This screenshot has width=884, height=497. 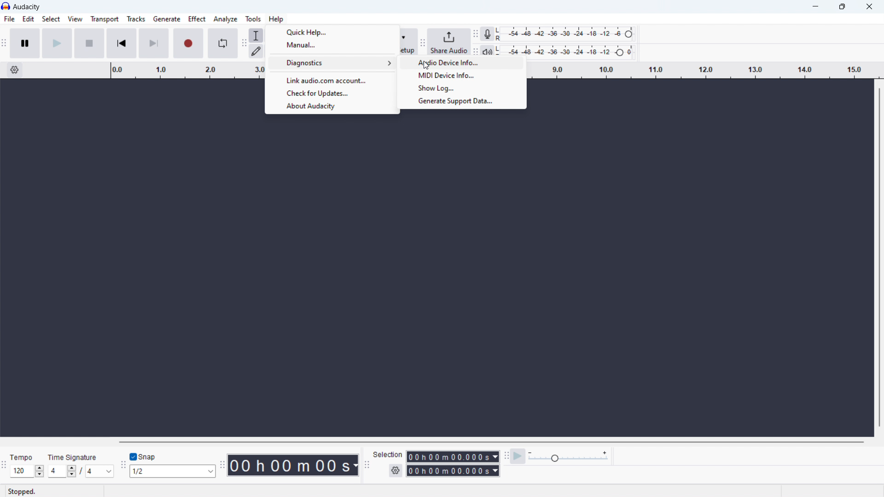 I want to click on playback meter toolbar, so click(x=477, y=50).